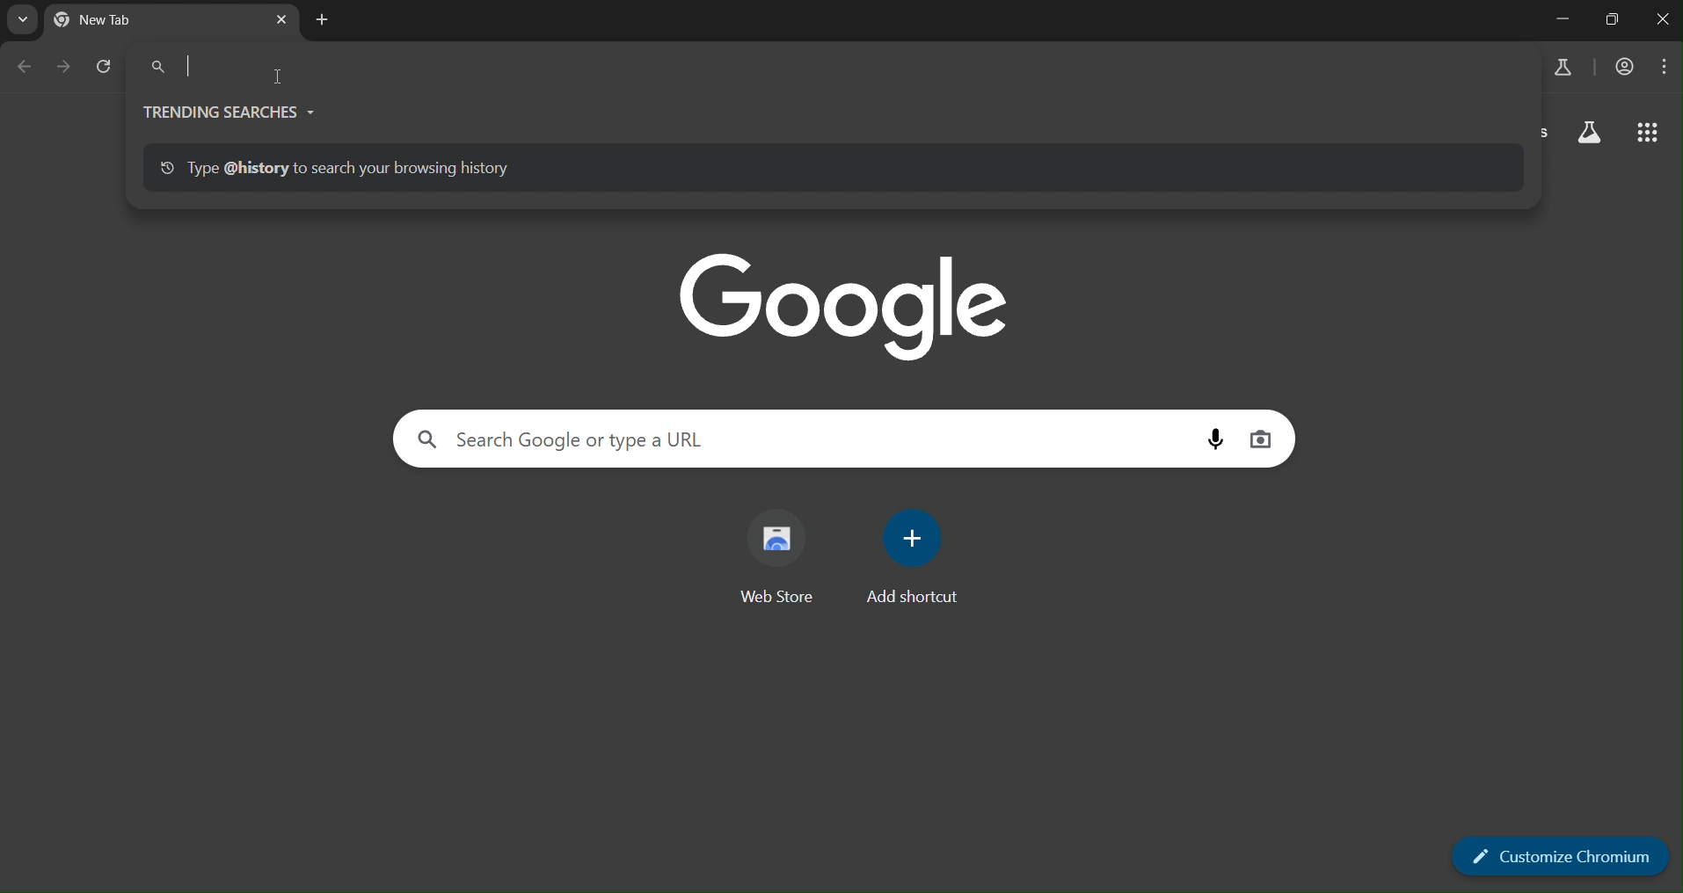 The width and height of the screenshot is (1683, 893). What do you see at coordinates (106, 67) in the screenshot?
I see `reload page` at bounding box center [106, 67].